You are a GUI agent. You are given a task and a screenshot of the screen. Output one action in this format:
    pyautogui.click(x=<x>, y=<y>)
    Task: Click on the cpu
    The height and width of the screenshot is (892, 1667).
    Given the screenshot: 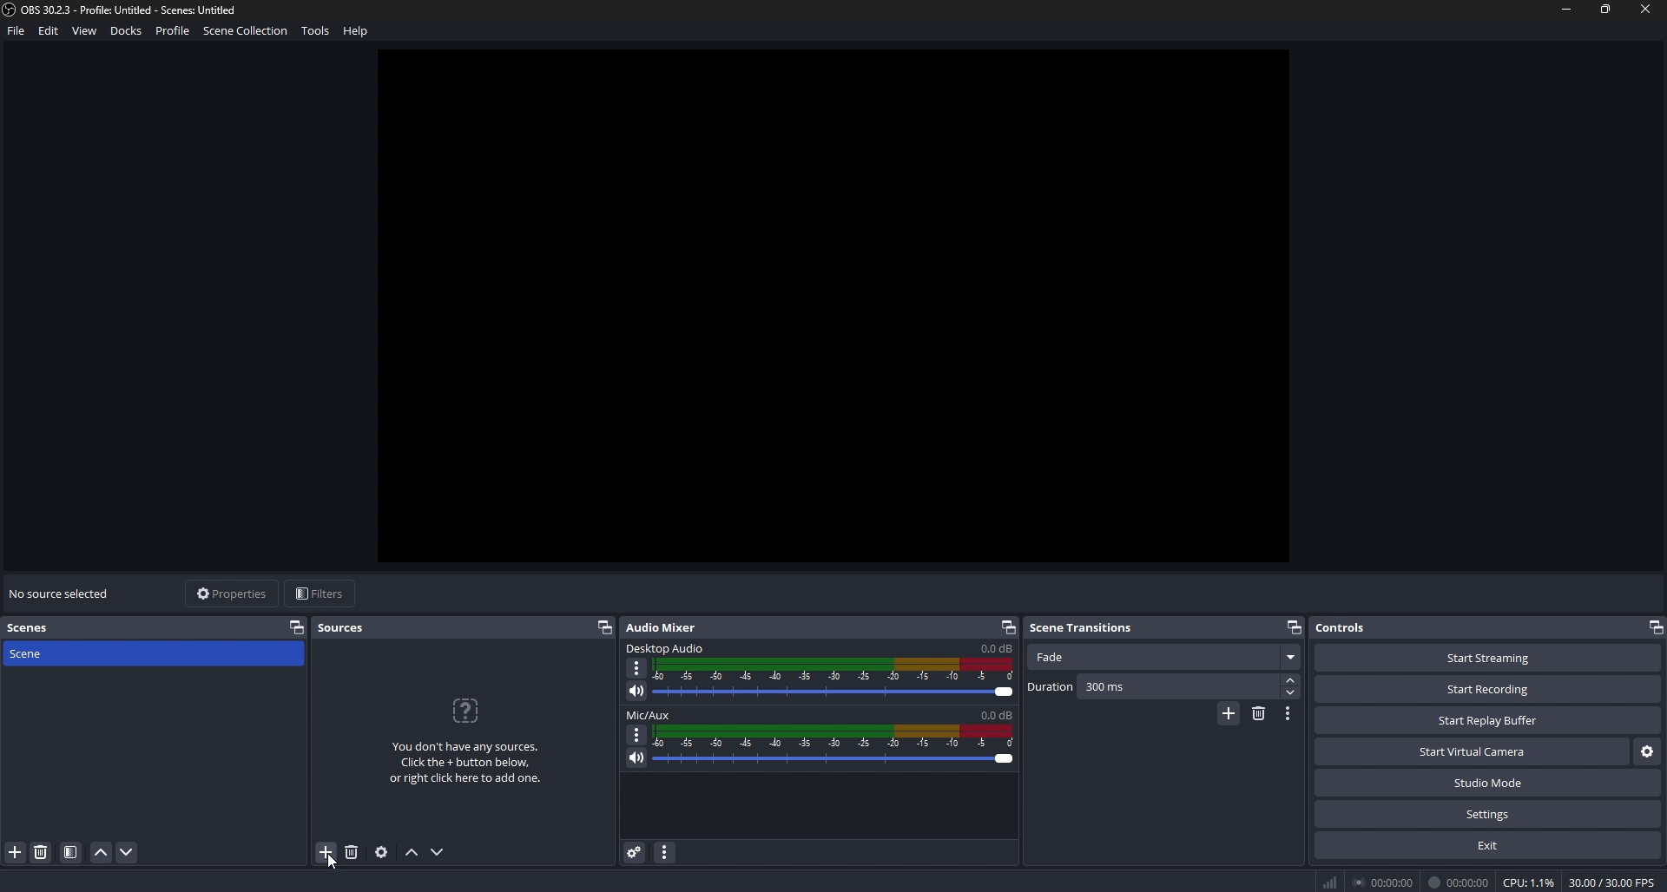 What is the action you would take?
    pyautogui.click(x=1530, y=882)
    